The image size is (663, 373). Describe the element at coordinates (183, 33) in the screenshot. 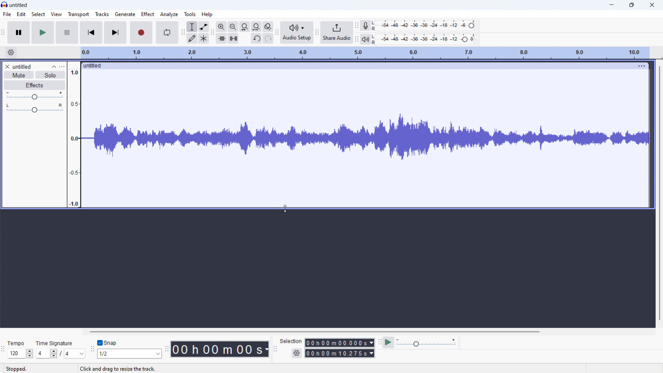

I see `tools toolbar` at that location.